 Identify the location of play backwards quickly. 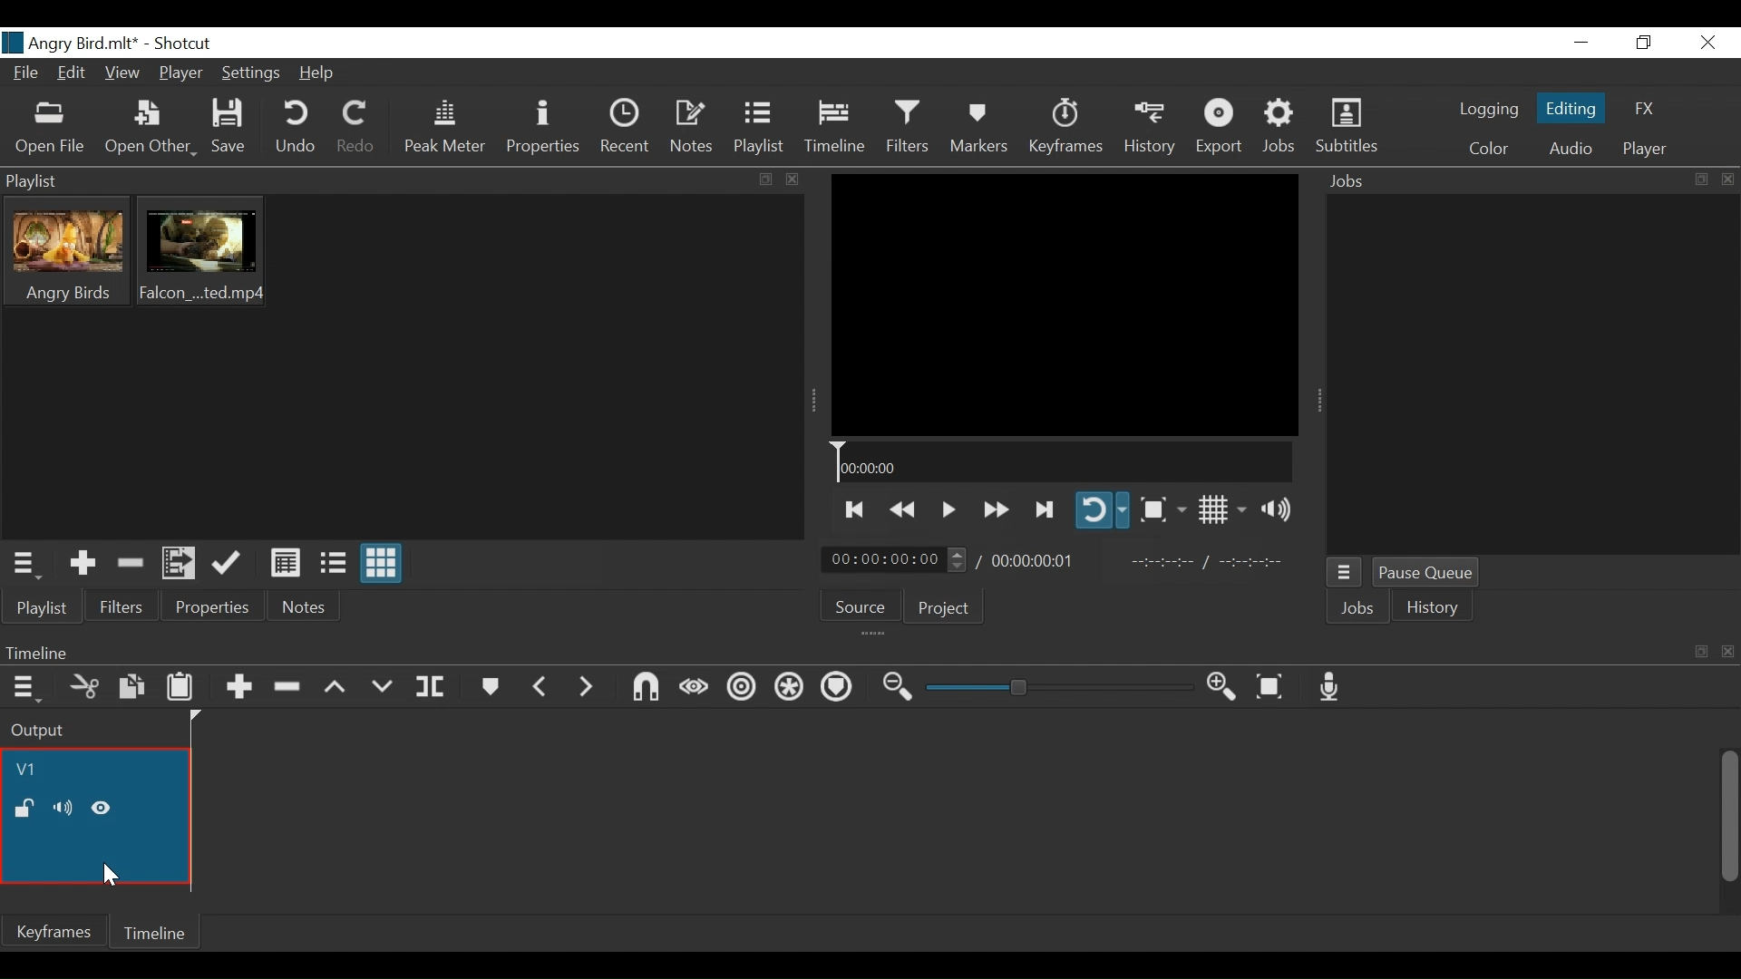
(904, 509).